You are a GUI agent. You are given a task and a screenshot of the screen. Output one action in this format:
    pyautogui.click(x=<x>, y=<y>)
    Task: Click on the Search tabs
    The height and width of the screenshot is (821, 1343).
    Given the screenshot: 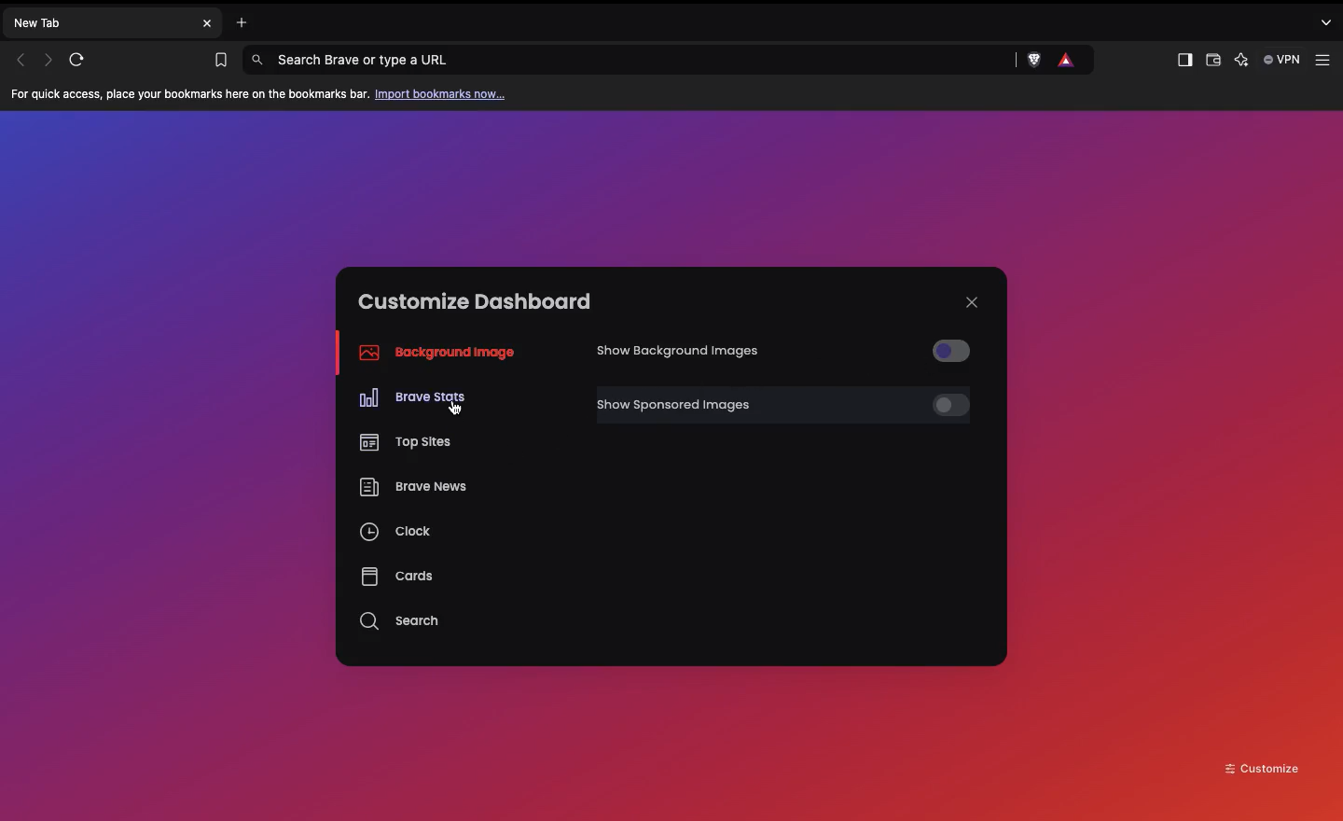 What is the action you would take?
    pyautogui.click(x=1329, y=21)
    